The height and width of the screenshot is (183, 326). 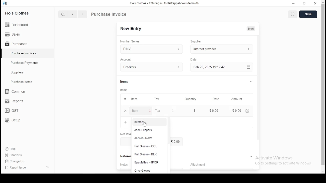 I want to click on create, so click(x=310, y=14).